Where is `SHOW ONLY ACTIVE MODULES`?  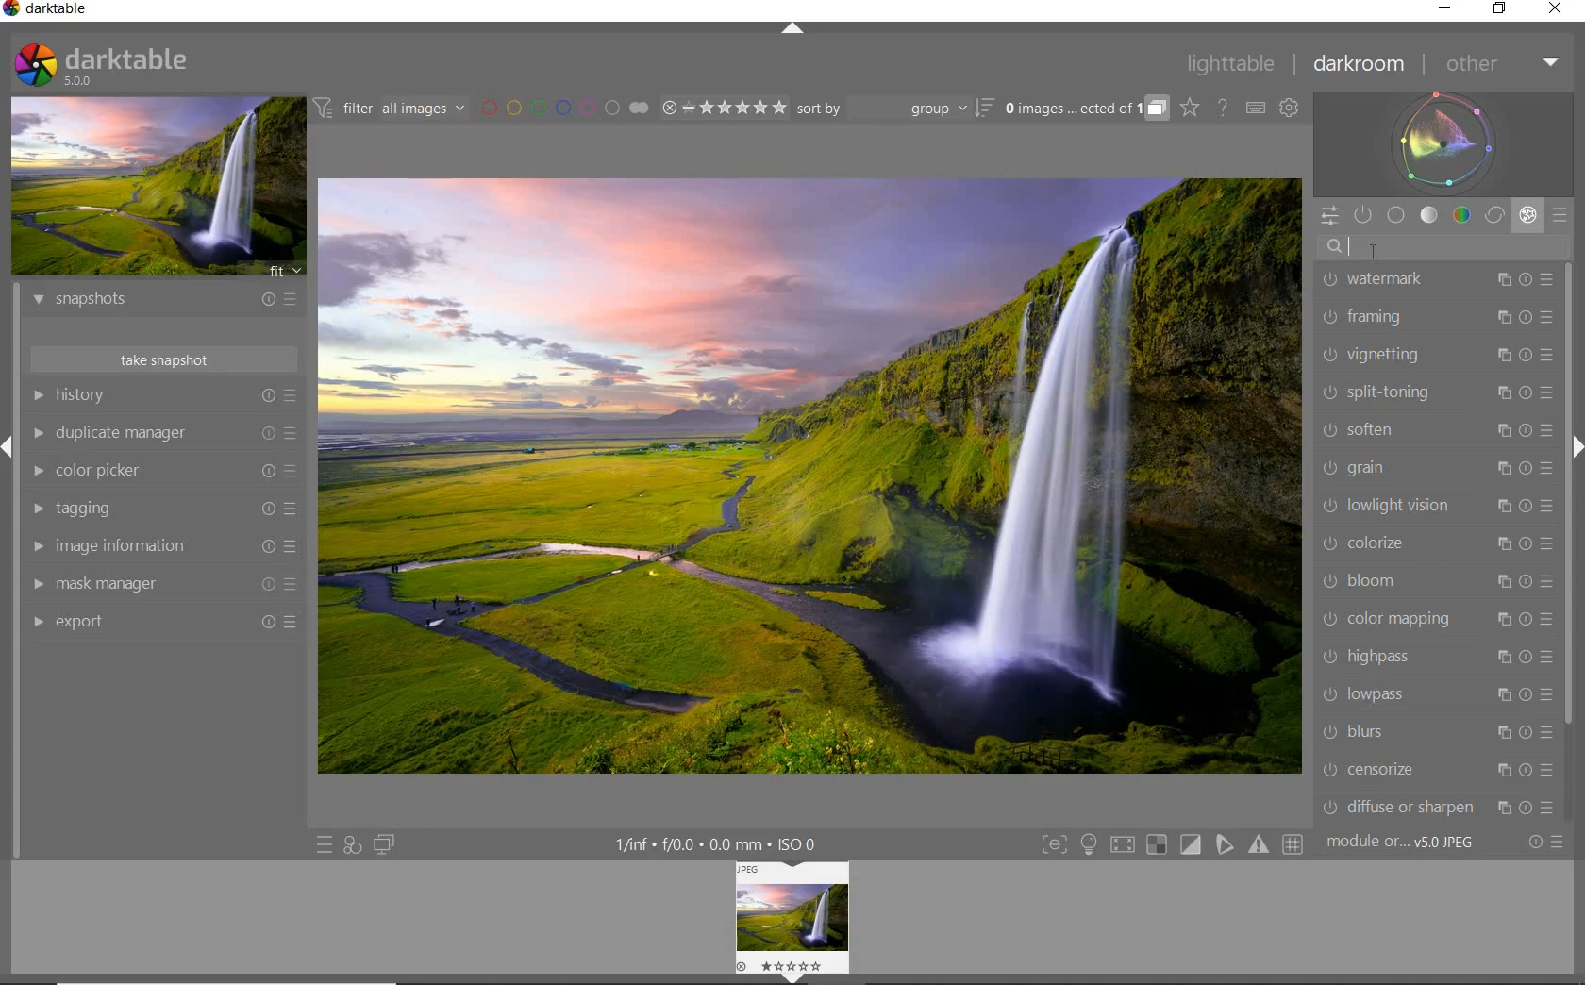
SHOW ONLY ACTIVE MODULES is located at coordinates (1364, 216).